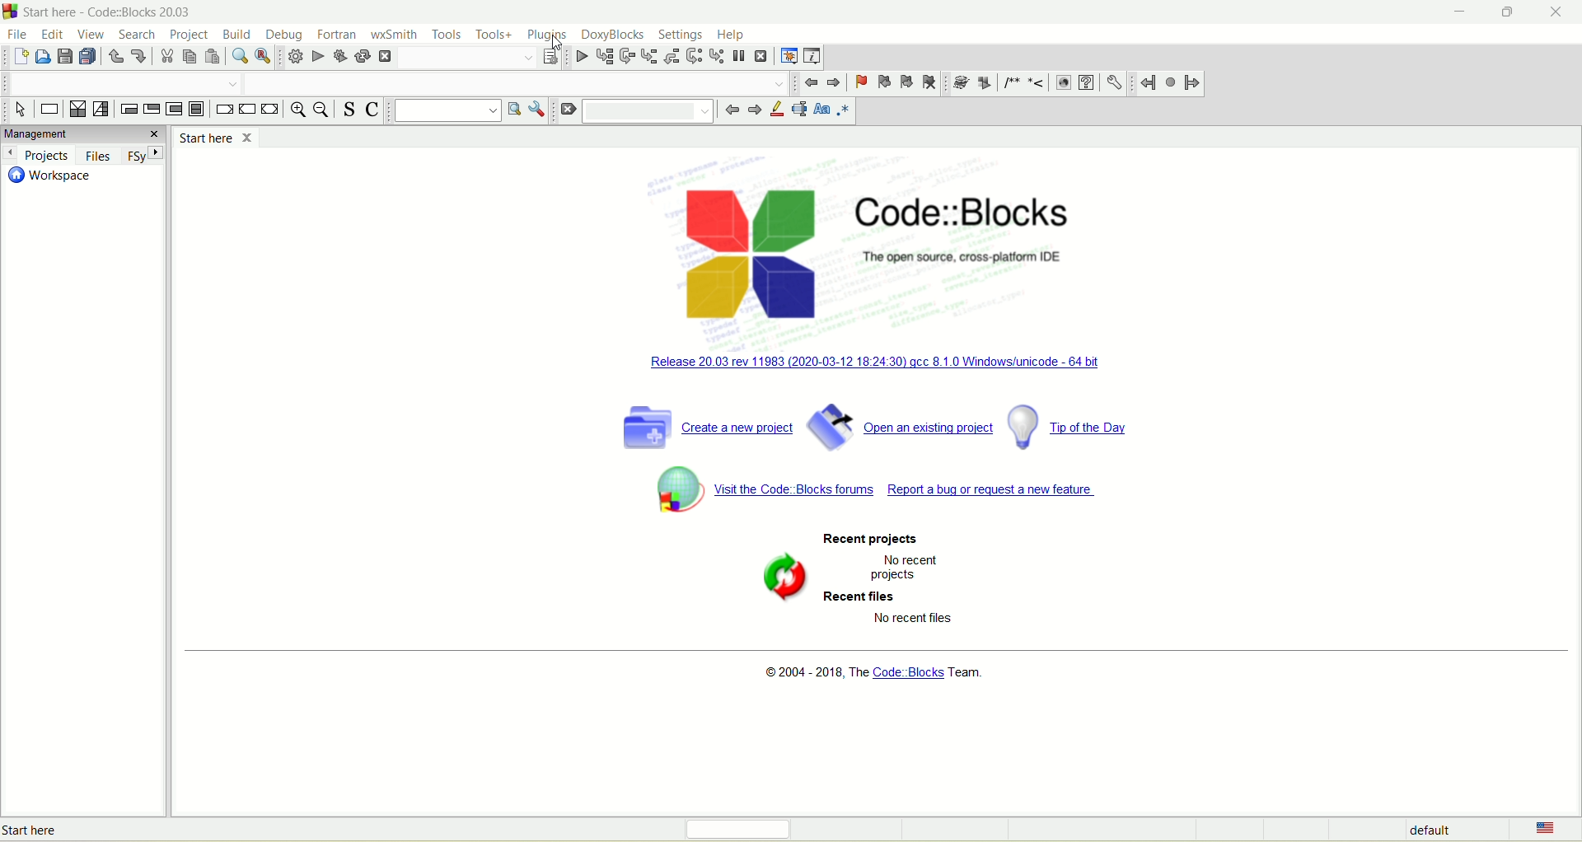 The height and width of the screenshot is (842, 1582). I want to click on code::block, so click(110, 12).